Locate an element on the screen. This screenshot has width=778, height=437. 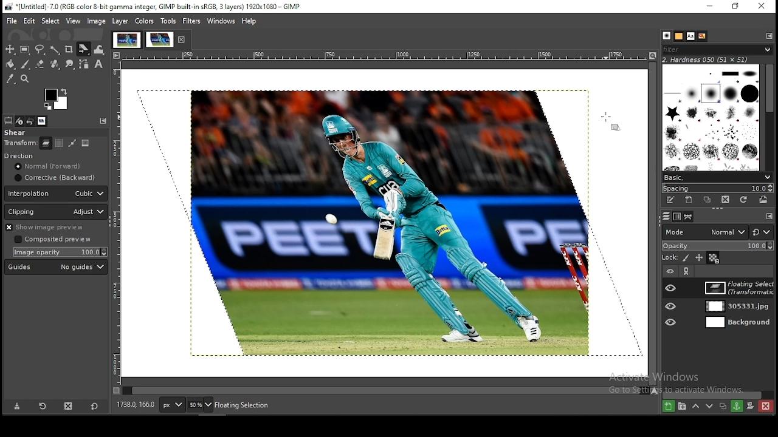
vertical scale is located at coordinates (117, 227).